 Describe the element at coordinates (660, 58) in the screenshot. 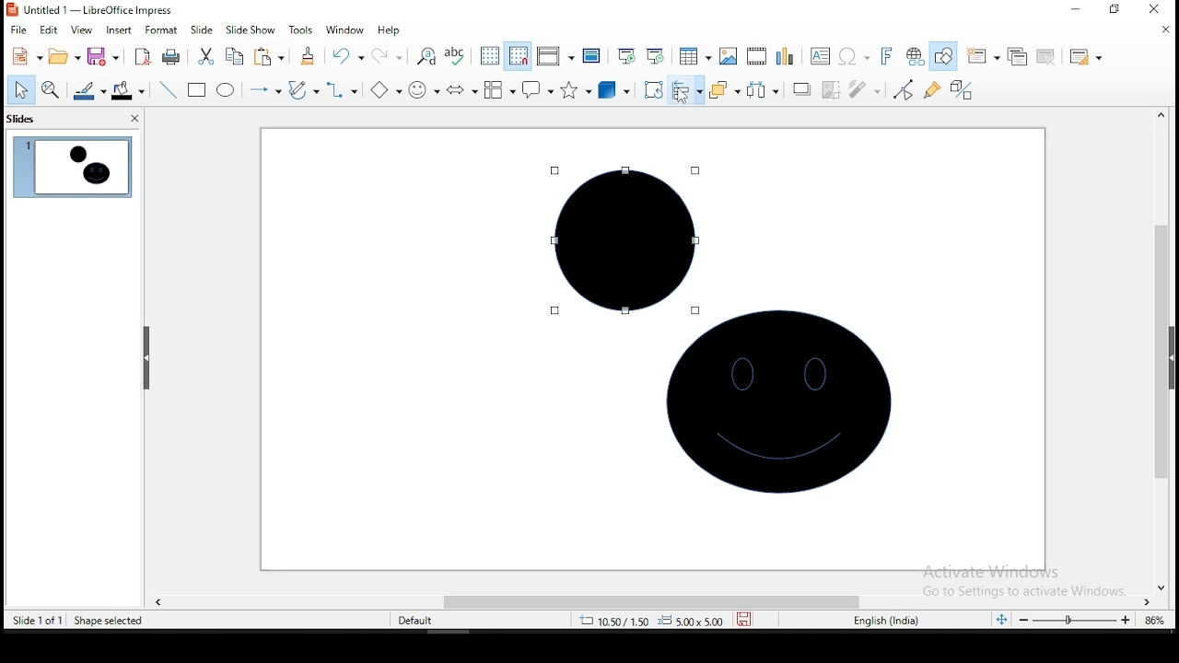

I see `start from current slide` at that location.